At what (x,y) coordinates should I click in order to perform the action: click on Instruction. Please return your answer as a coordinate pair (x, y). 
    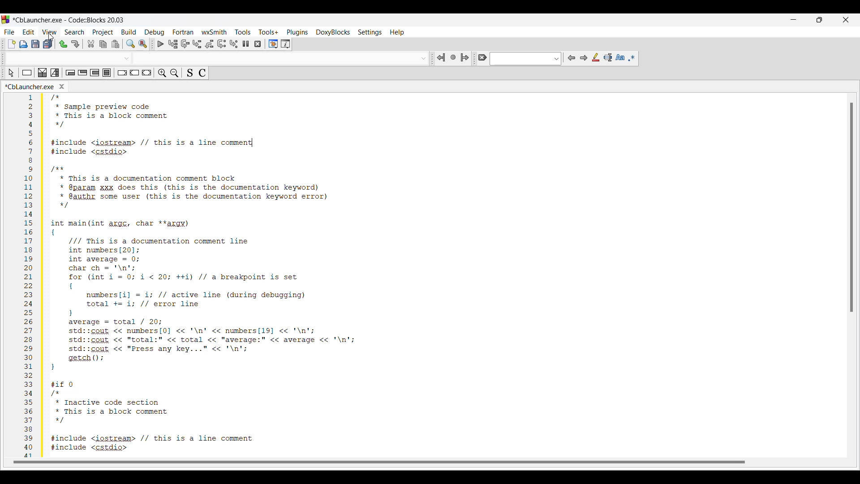
    Looking at the image, I should click on (27, 73).